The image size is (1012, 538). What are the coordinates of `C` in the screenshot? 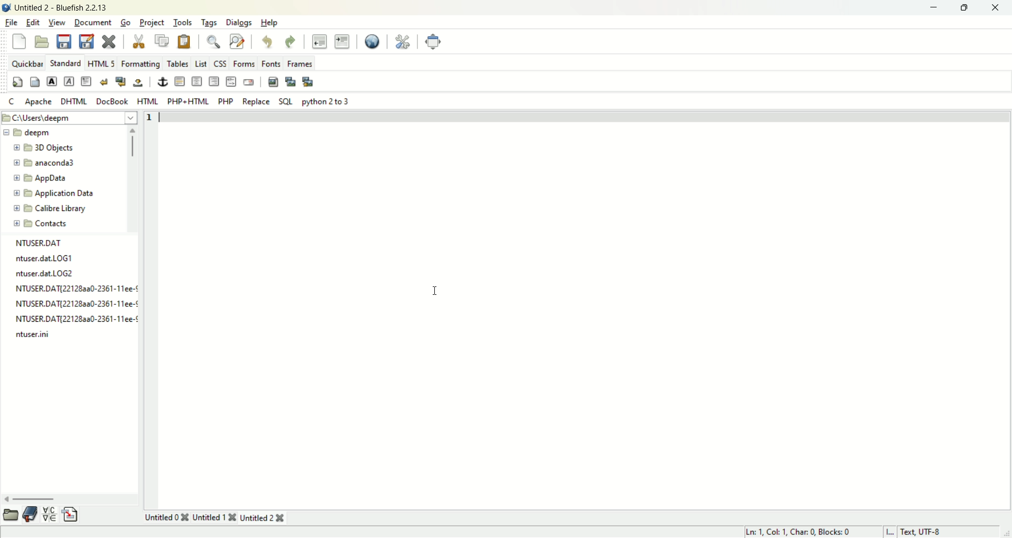 It's located at (12, 100).